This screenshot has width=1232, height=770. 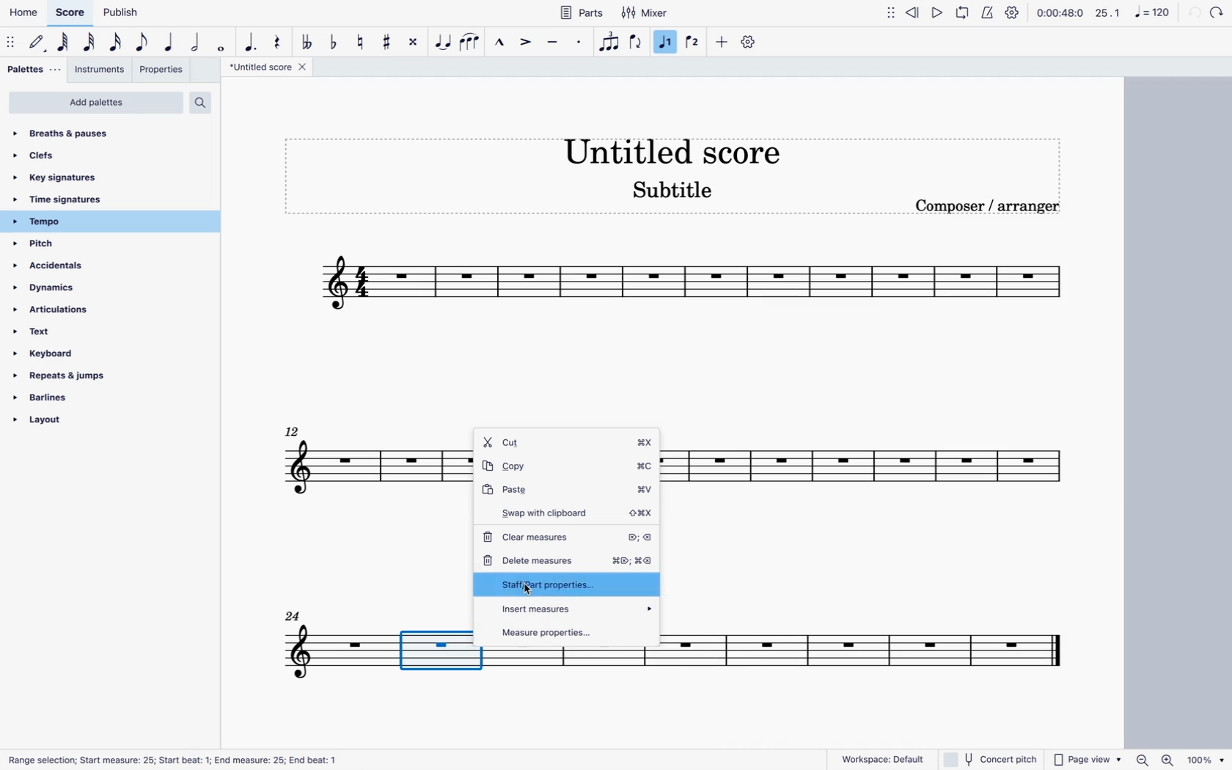 What do you see at coordinates (411, 41) in the screenshot?
I see `toggle double sharp` at bounding box center [411, 41].